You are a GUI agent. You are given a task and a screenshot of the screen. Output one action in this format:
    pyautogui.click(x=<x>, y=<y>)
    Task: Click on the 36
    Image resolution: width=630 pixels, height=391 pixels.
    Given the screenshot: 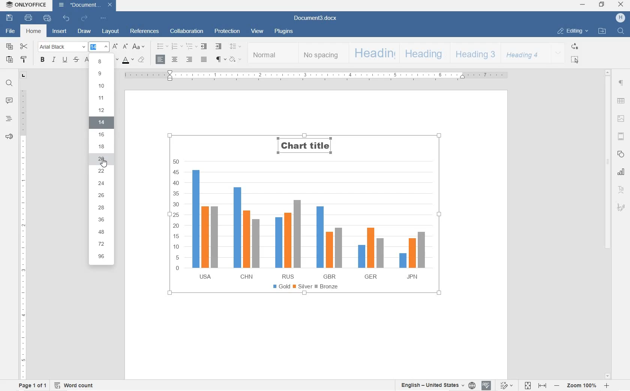 What is the action you would take?
    pyautogui.click(x=102, y=220)
    